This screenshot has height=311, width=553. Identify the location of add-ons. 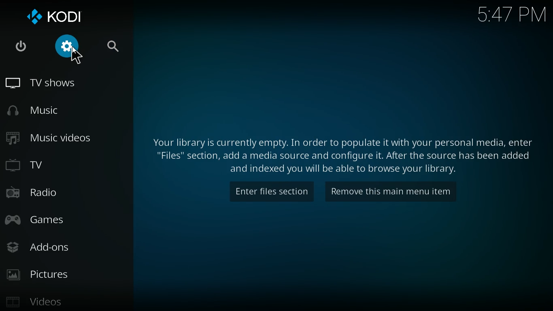
(65, 247).